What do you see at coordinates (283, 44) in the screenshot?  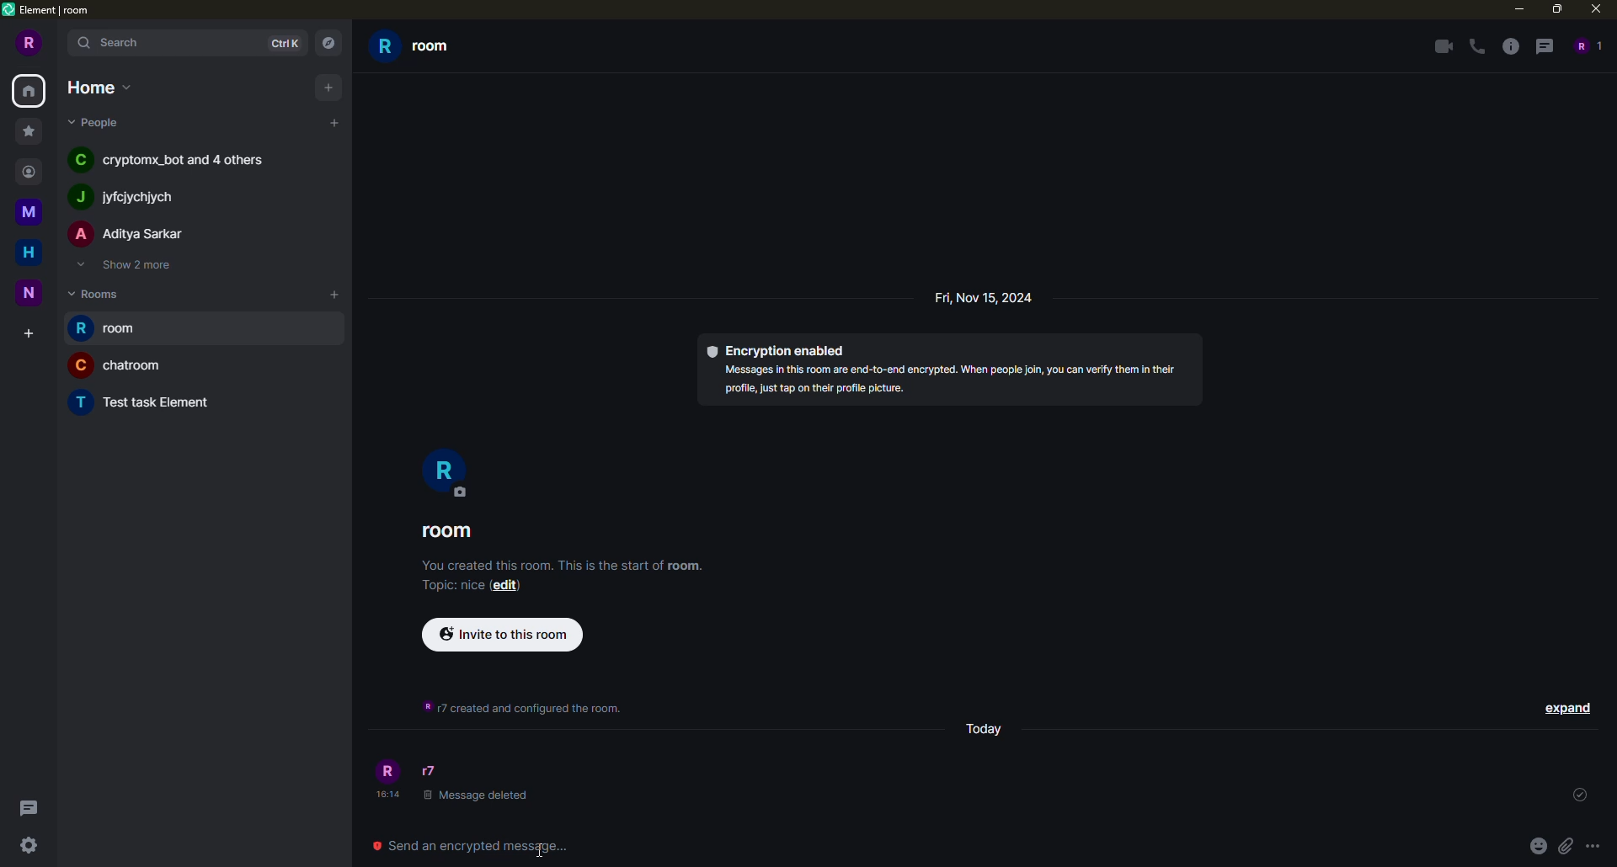 I see `ctrlK` at bounding box center [283, 44].